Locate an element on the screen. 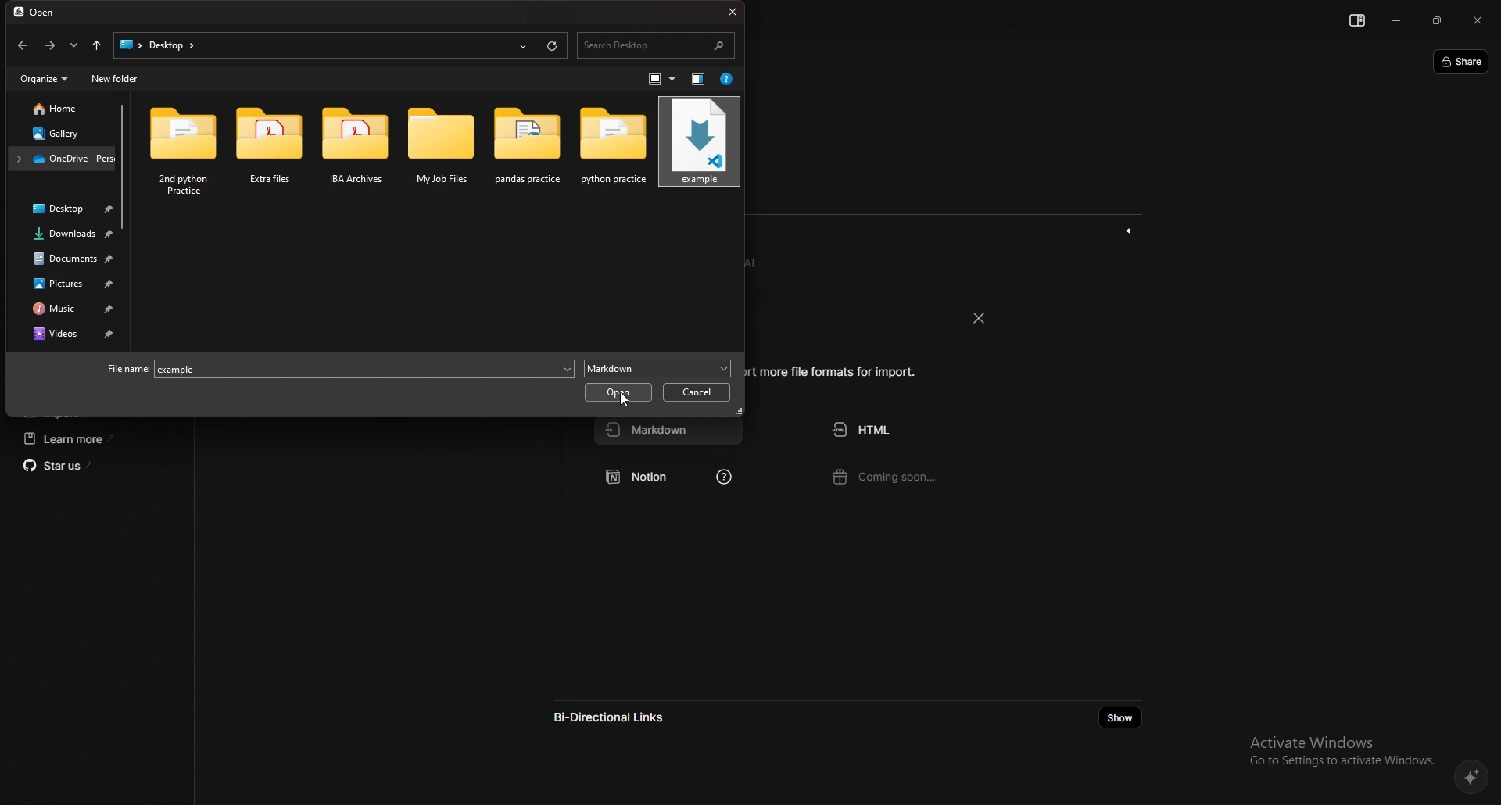  help is located at coordinates (725, 80).